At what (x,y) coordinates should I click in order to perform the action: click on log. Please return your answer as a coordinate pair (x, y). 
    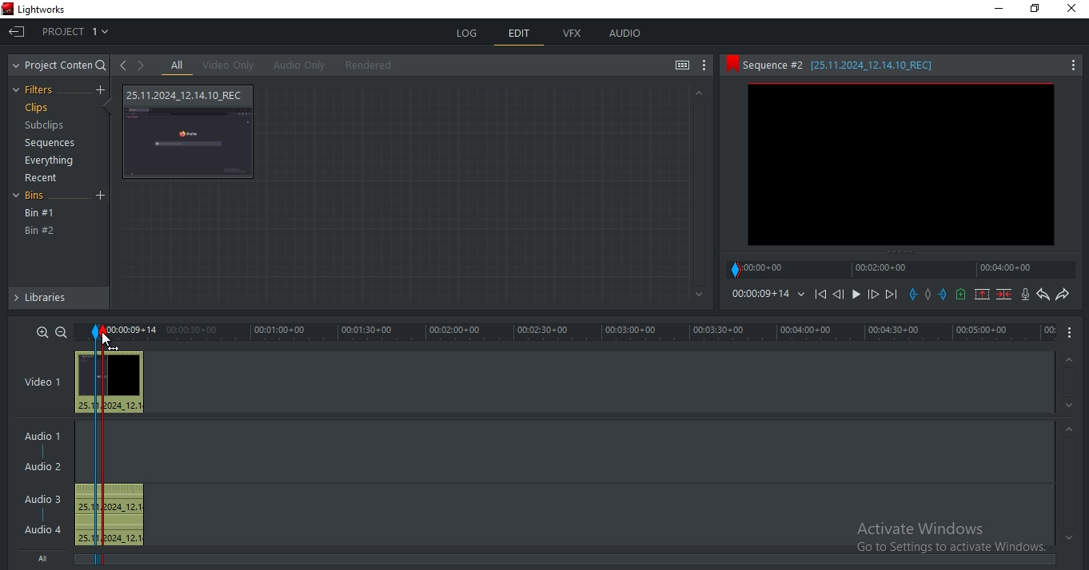
    Looking at the image, I should click on (469, 34).